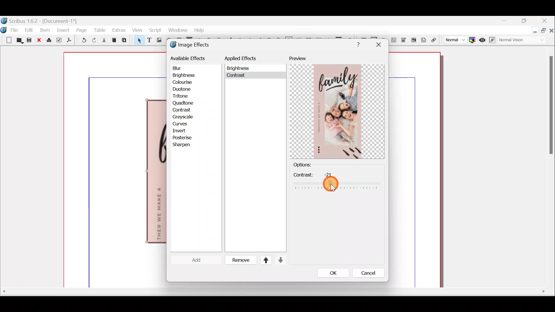 The width and height of the screenshot is (555, 312). What do you see at coordinates (414, 39) in the screenshot?
I see `PDF List box` at bounding box center [414, 39].